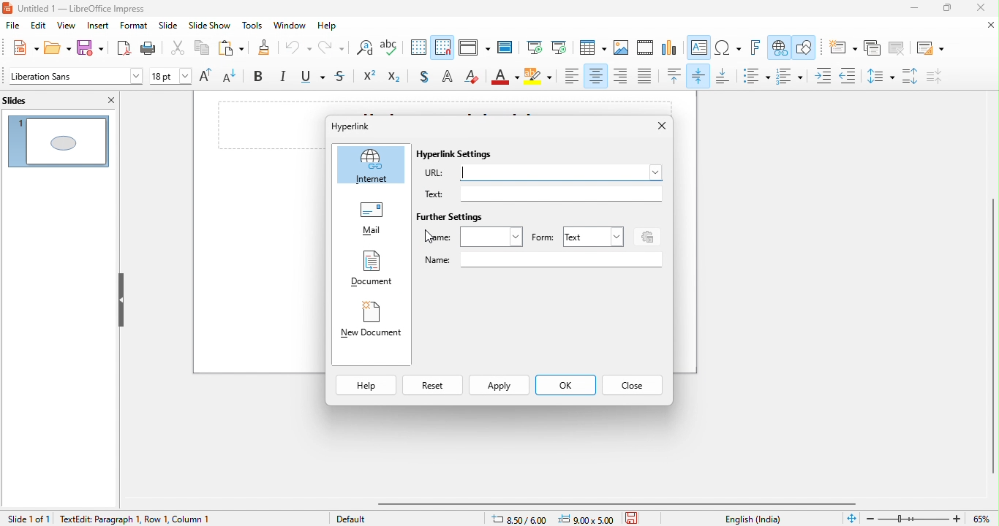 This screenshot has width=999, height=526. What do you see at coordinates (622, 48) in the screenshot?
I see `image` at bounding box center [622, 48].